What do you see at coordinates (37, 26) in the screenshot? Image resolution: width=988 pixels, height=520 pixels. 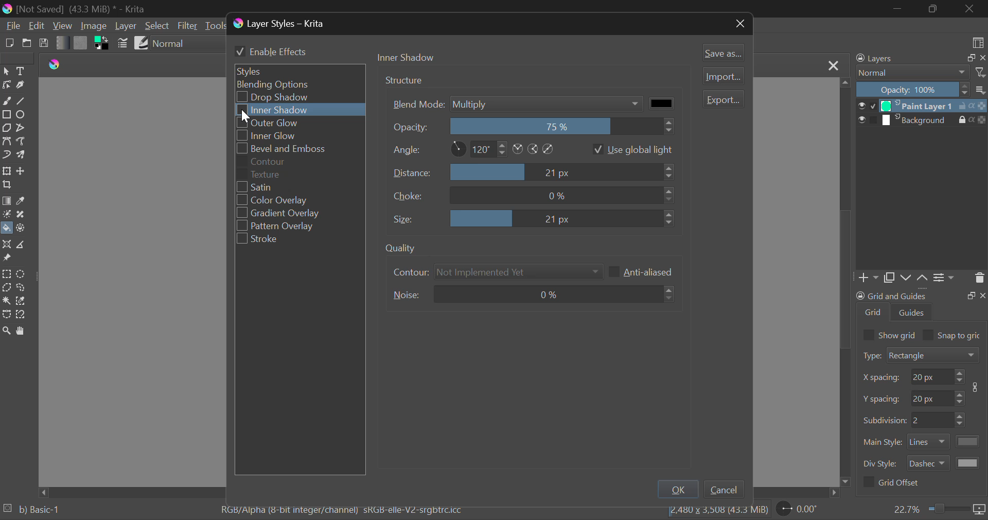 I see `Edit` at bounding box center [37, 26].